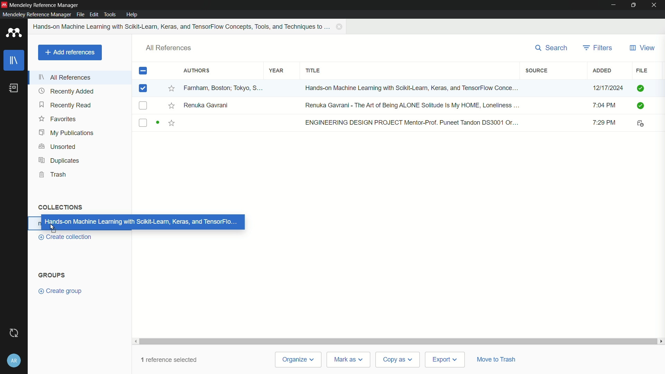 The image size is (665, 374). What do you see at coordinates (57, 119) in the screenshot?
I see `favorites` at bounding box center [57, 119].